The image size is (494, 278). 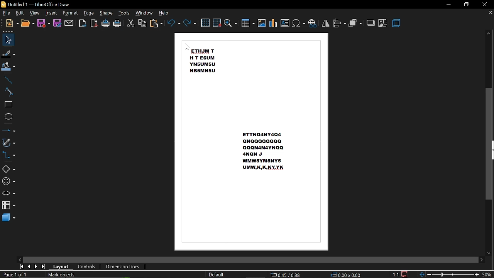 What do you see at coordinates (118, 24) in the screenshot?
I see `print` at bounding box center [118, 24].